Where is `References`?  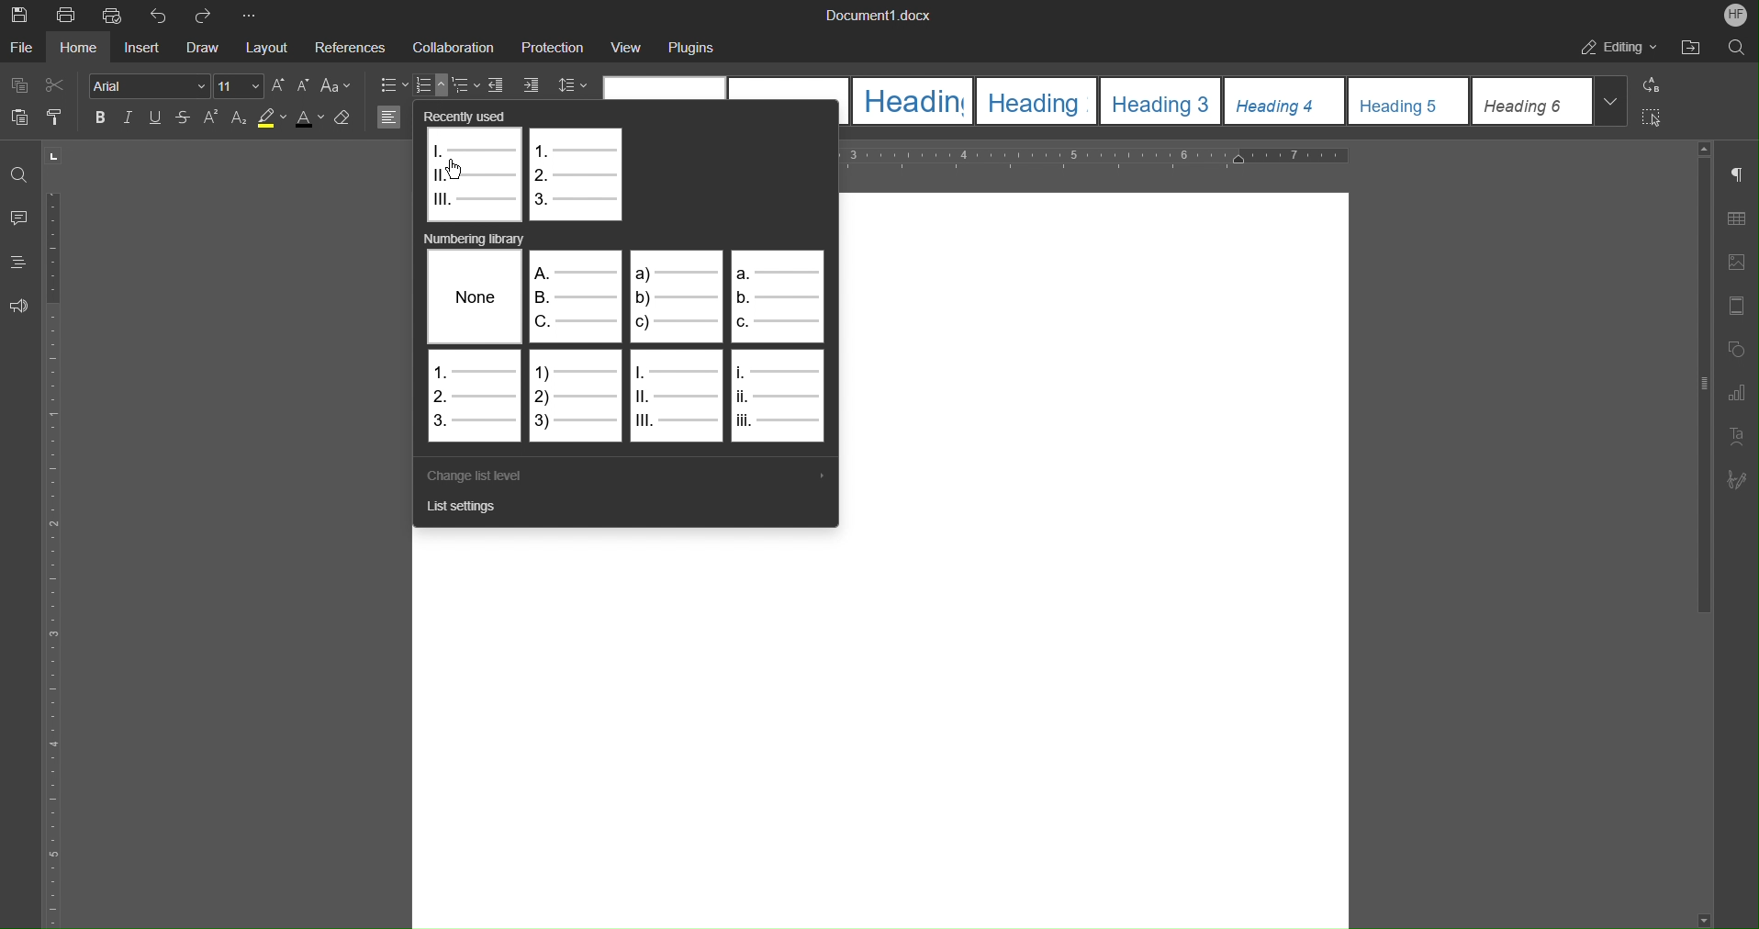 References is located at coordinates (349, 47).